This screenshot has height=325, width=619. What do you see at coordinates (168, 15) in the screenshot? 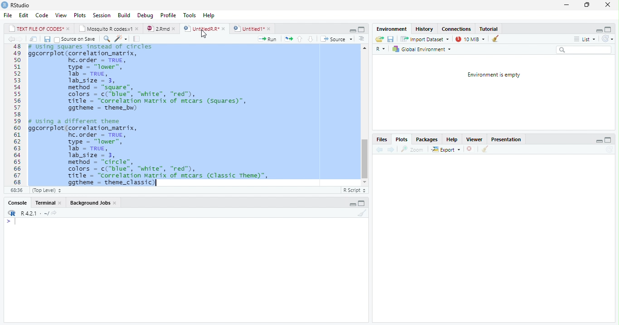
I see `Profile` at bounding box center [168, 15].